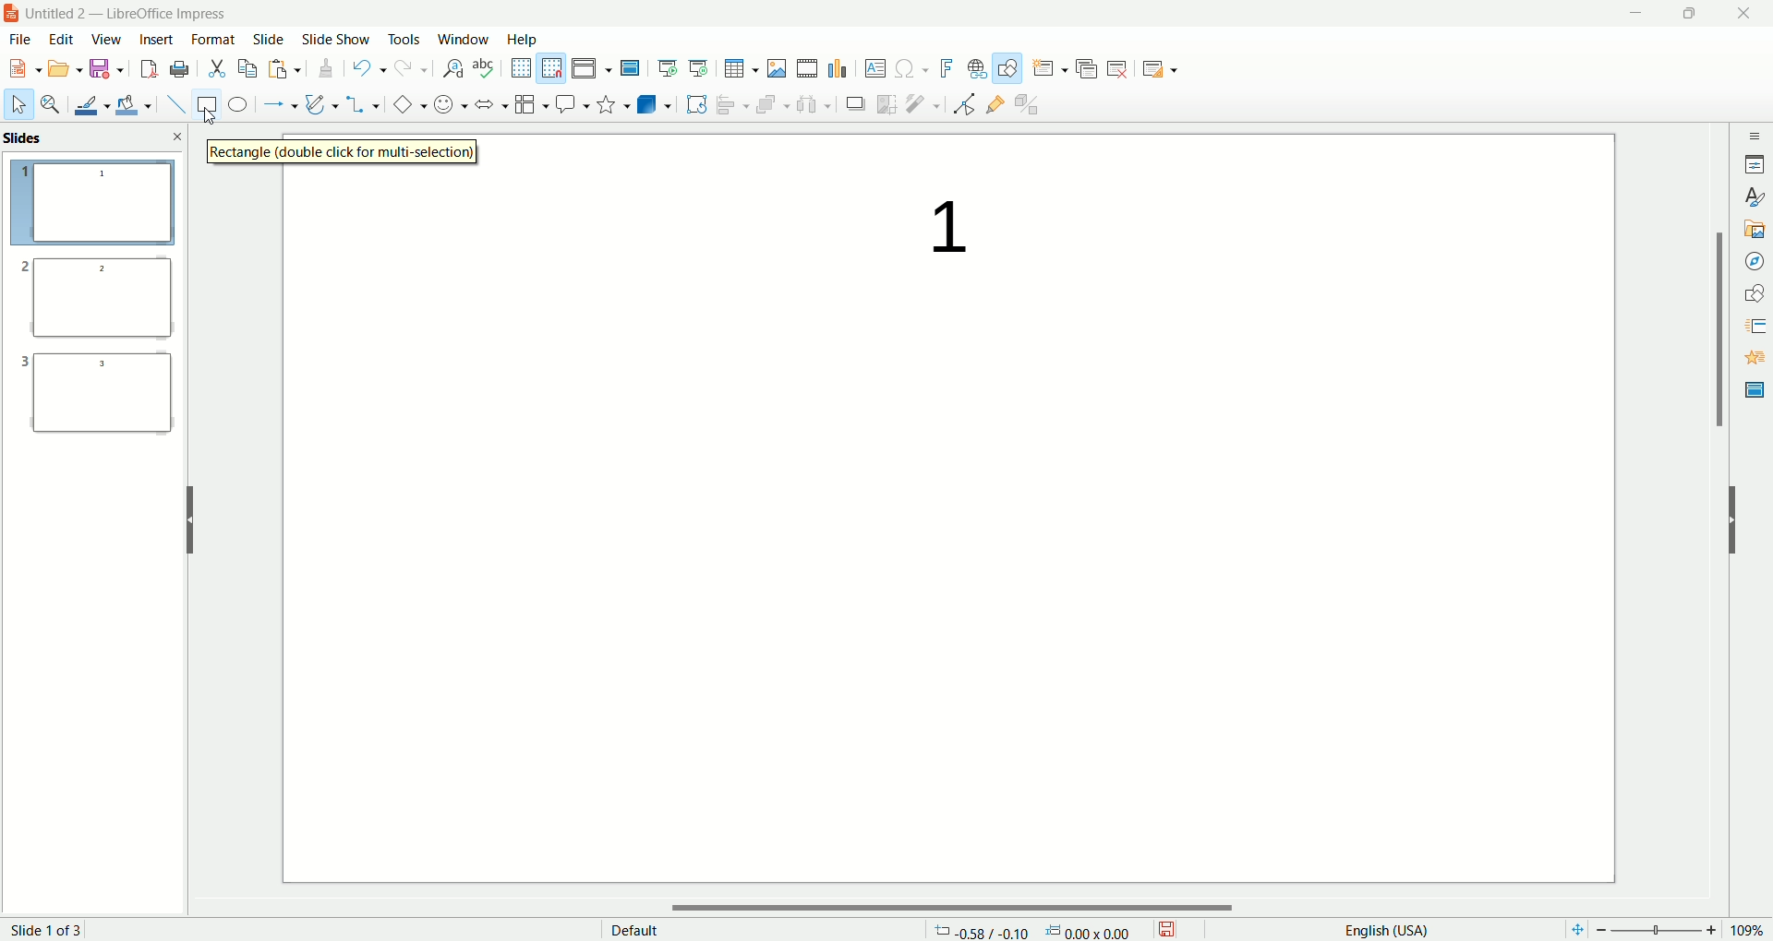 The width and height of the screenshot is (1773, 941). What do you see at coordinates (348, 152) in the screenshot?
I see `cursor description` at bounding box center [348, 152].